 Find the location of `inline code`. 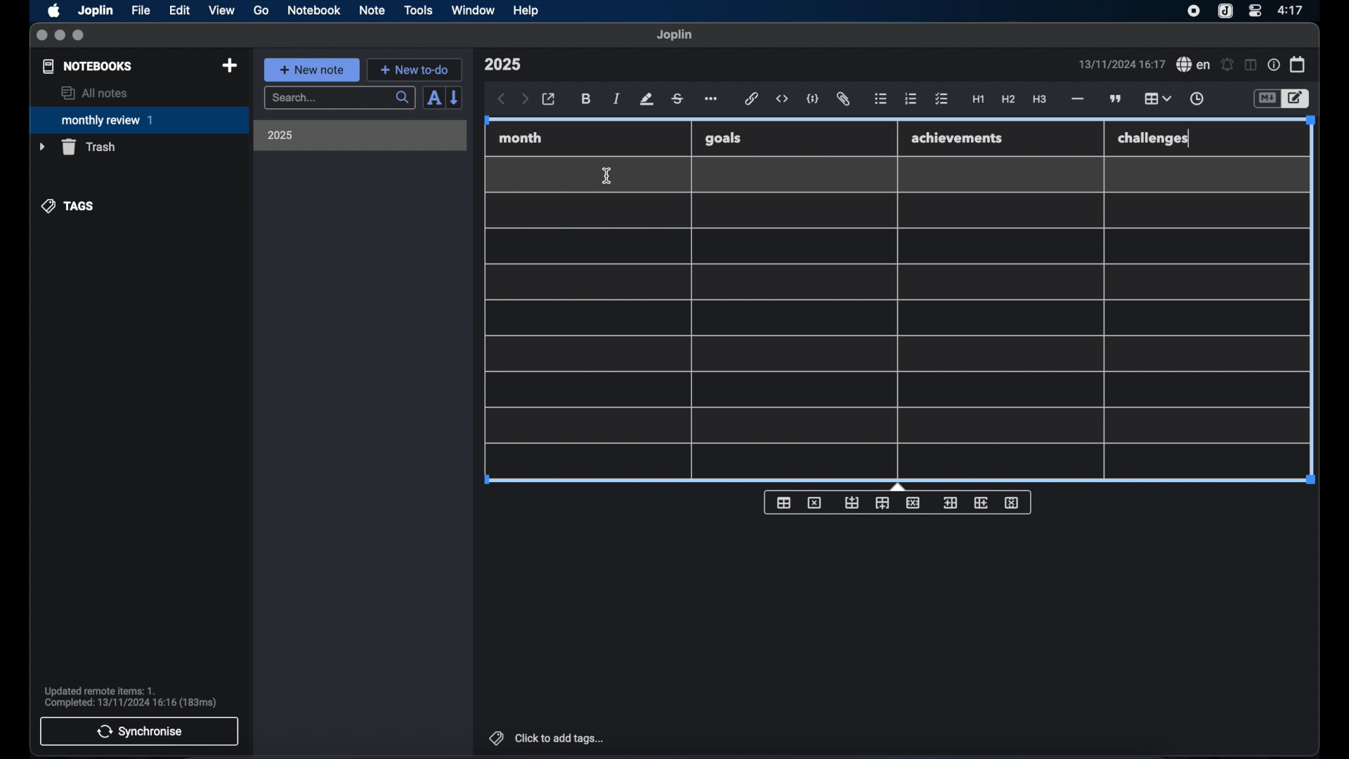

inline code is located at coordinates (782, 99).